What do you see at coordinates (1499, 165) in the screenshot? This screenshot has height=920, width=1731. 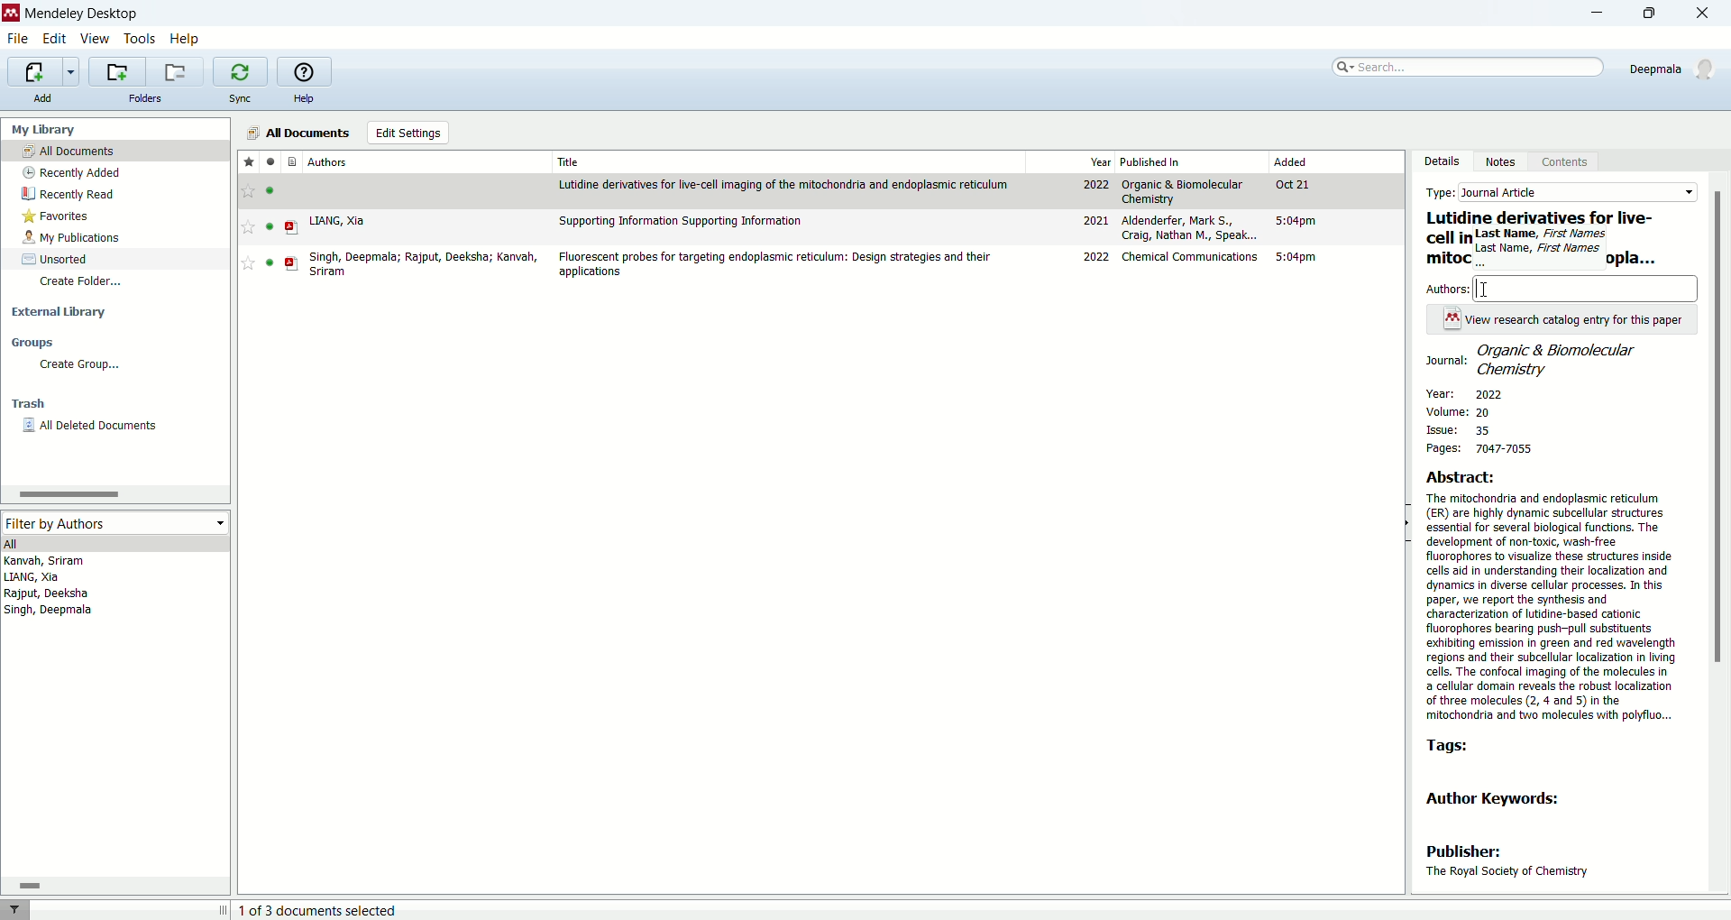 I see `notes` at bounding box center [1499, 165].